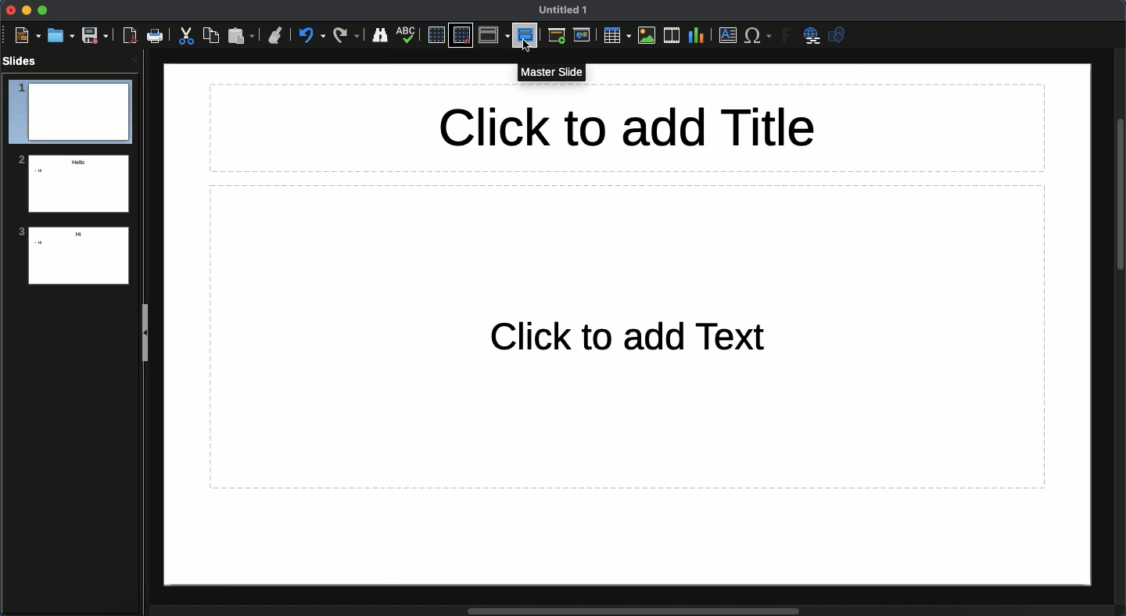 This screenshot has height=616, width=1126. Describe the element at coordinates (671, 37) in the screenshot. I see `Audio or video` at that location.